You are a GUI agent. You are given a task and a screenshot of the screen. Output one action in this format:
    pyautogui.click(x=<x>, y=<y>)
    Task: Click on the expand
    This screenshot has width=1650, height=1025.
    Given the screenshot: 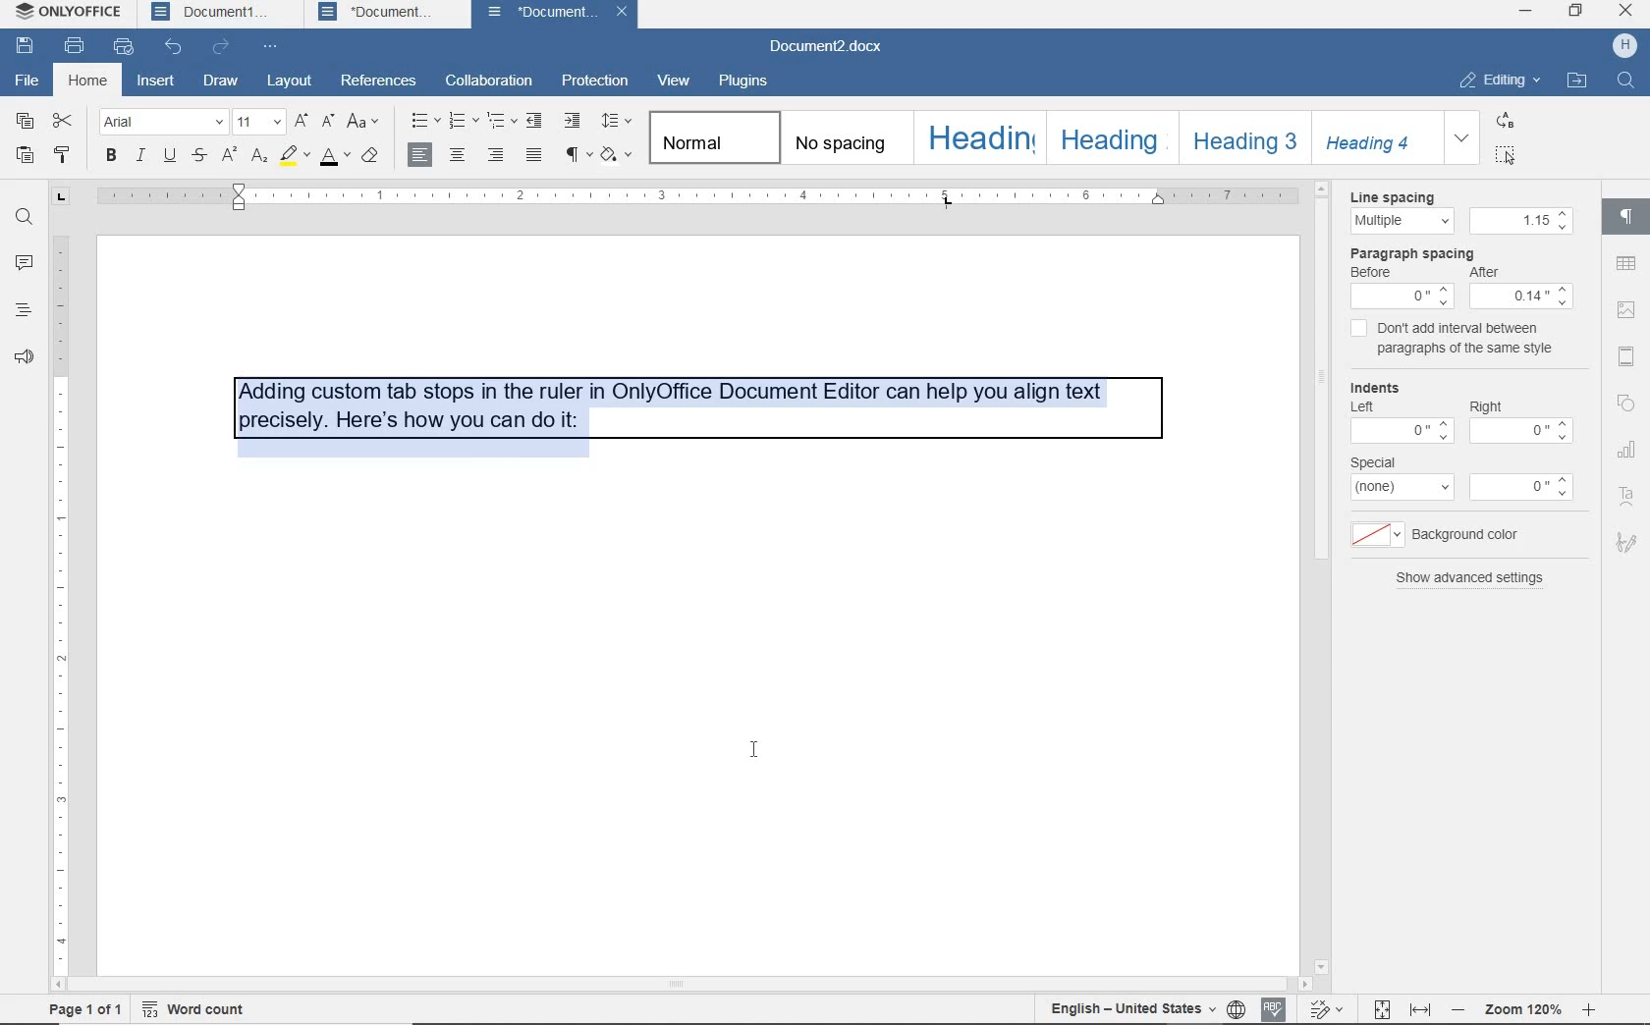 What is the action you would take?
    pyautogui.click(x=1462, y=137)
    